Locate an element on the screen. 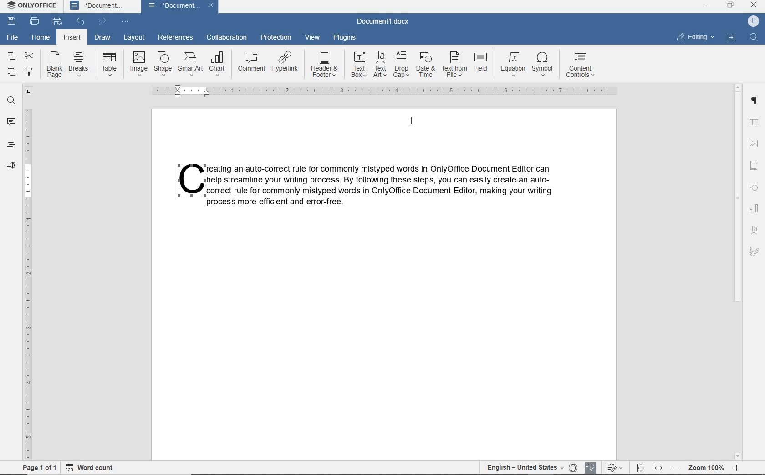 This screenshot has width=765, height=475. plugins is located at coordinates (346, 38).